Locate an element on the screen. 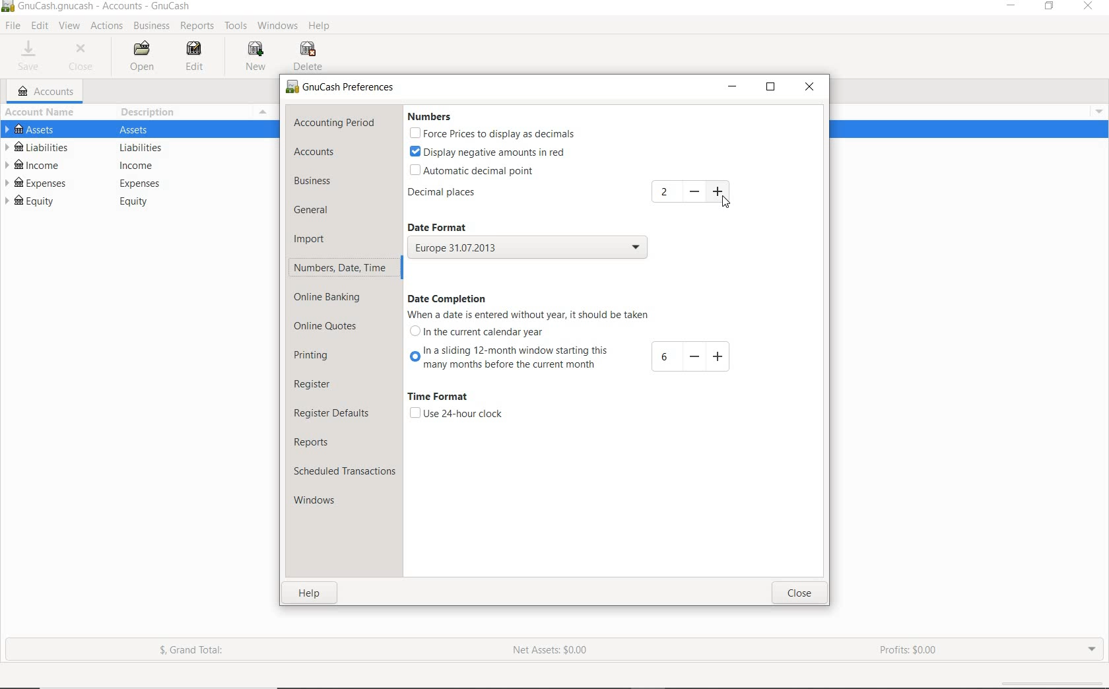  numbers is located at coordinates (434, 117).